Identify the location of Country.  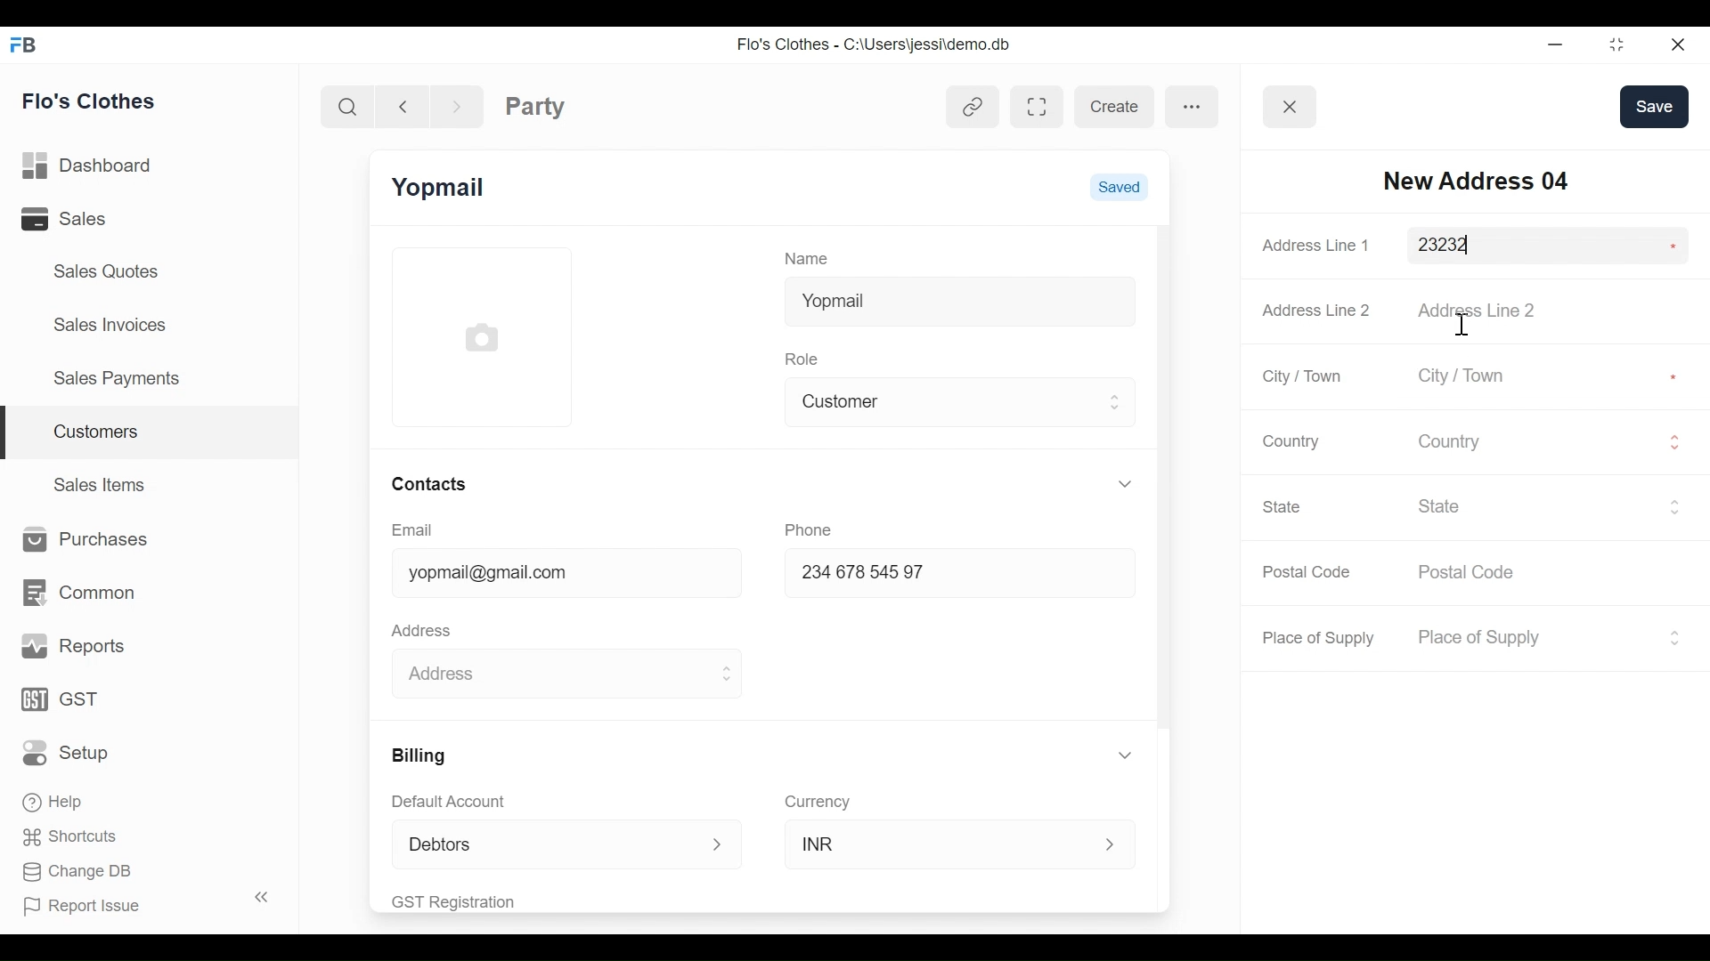
(1535, 440).